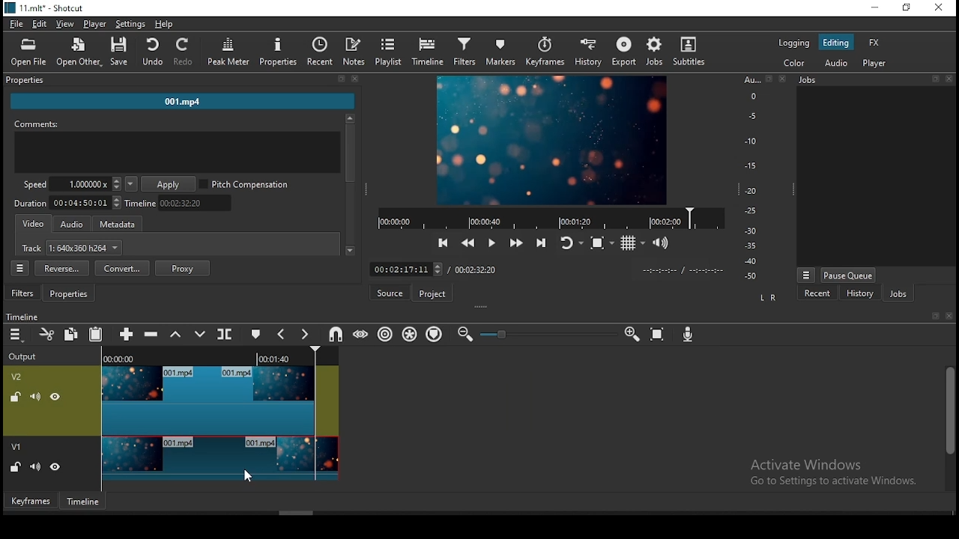 The image size is (959, 539). What do you see at coordinates (898, 293) in the screenshot?
I see `jobs` at bounding box center [898, 293].